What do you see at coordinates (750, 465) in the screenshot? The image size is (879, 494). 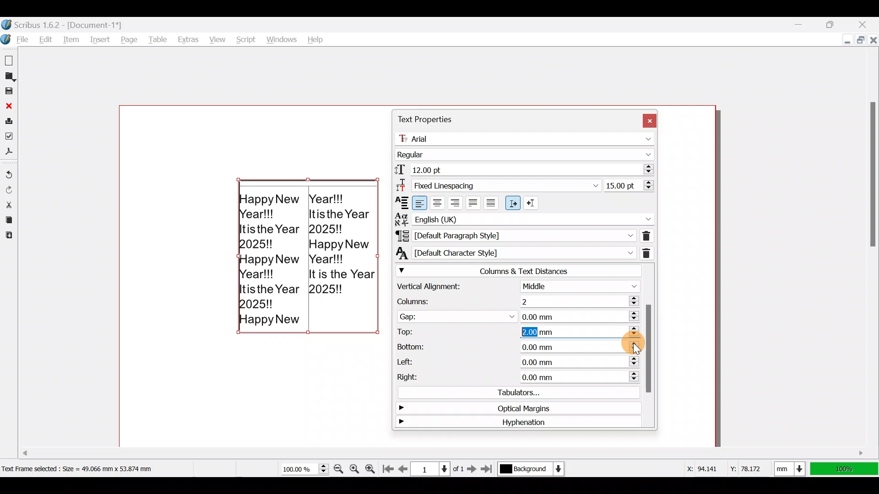 I see `Y-axis dimension values` at bounding box center [750, 465].